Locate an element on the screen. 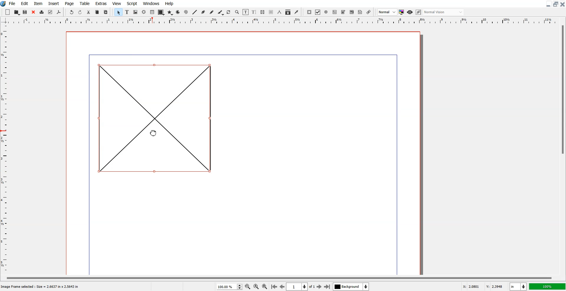 The image size is (566, 291). PDF Radio Button is located at coordinates (326, 12).